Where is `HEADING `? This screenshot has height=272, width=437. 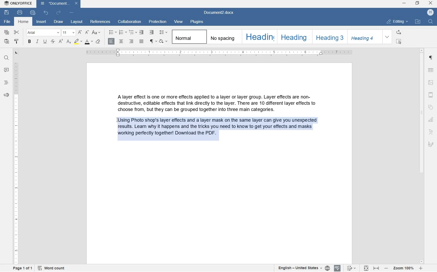
HEADING  is located at coordinates (293, 37).